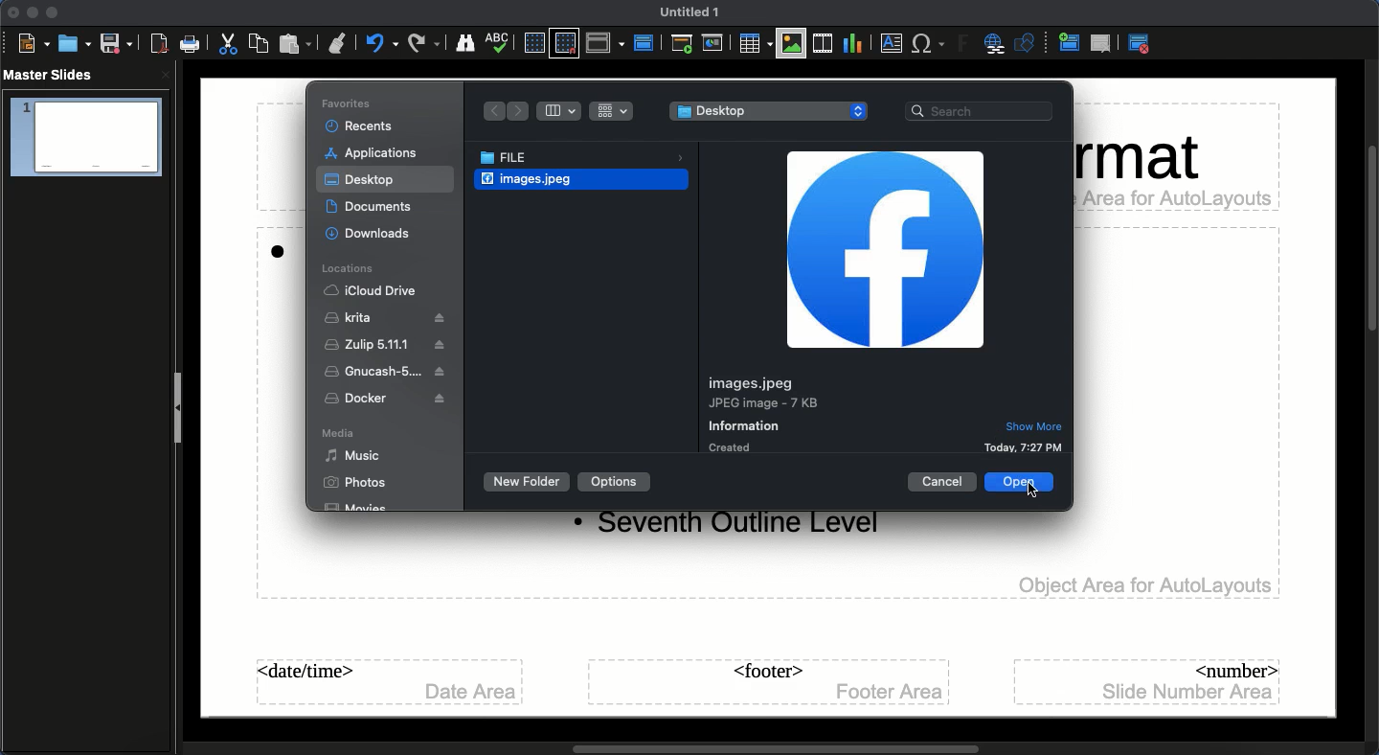 Image resolution: width=1379 pixels, height=755 pixels. I want to click on master slides, so click(50, 74).